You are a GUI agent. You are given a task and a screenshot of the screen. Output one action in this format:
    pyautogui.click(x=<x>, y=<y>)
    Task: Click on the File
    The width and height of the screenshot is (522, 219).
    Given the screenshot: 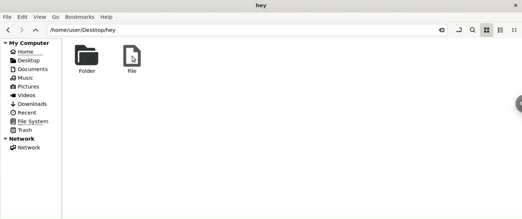 What is the action you would take?
    pyautogui.click(x=134, y=59)
    